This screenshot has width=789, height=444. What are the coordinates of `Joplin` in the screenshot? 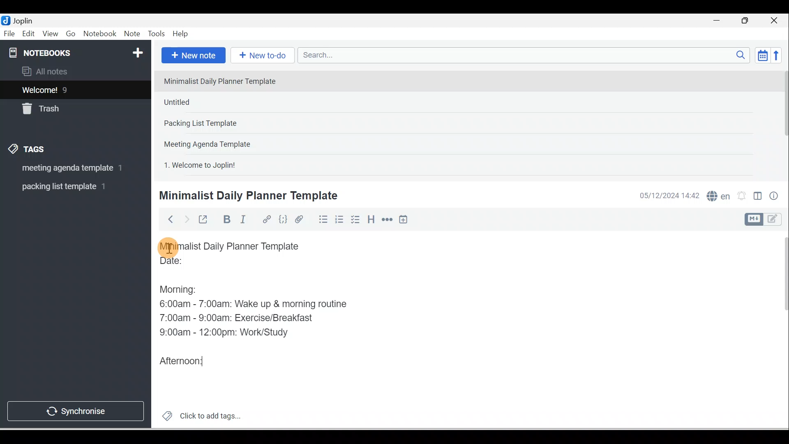 It's located at (25, 20).